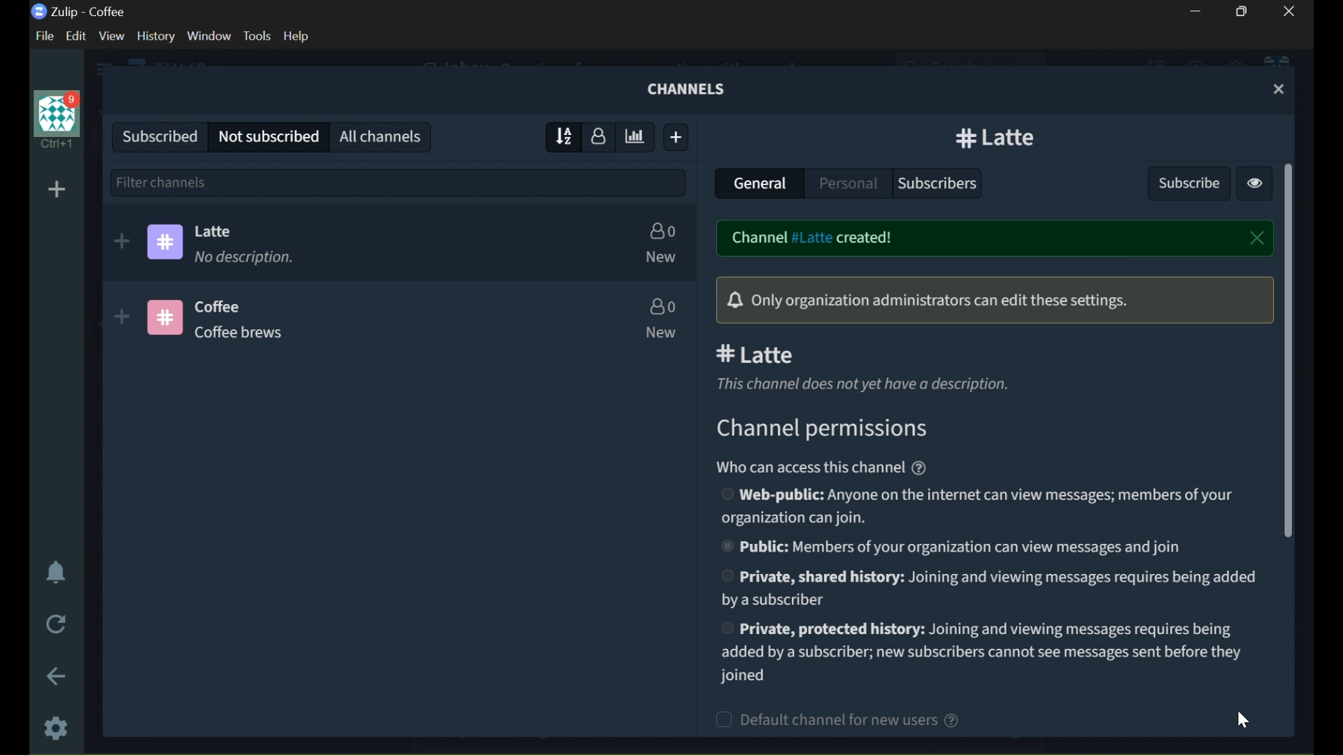 The height and width of the screenshot is (755, 1343). What do you see at coordinates (689, 89) in the screenshot?
I see `CHANNELS` at bounding box center [689, 89].